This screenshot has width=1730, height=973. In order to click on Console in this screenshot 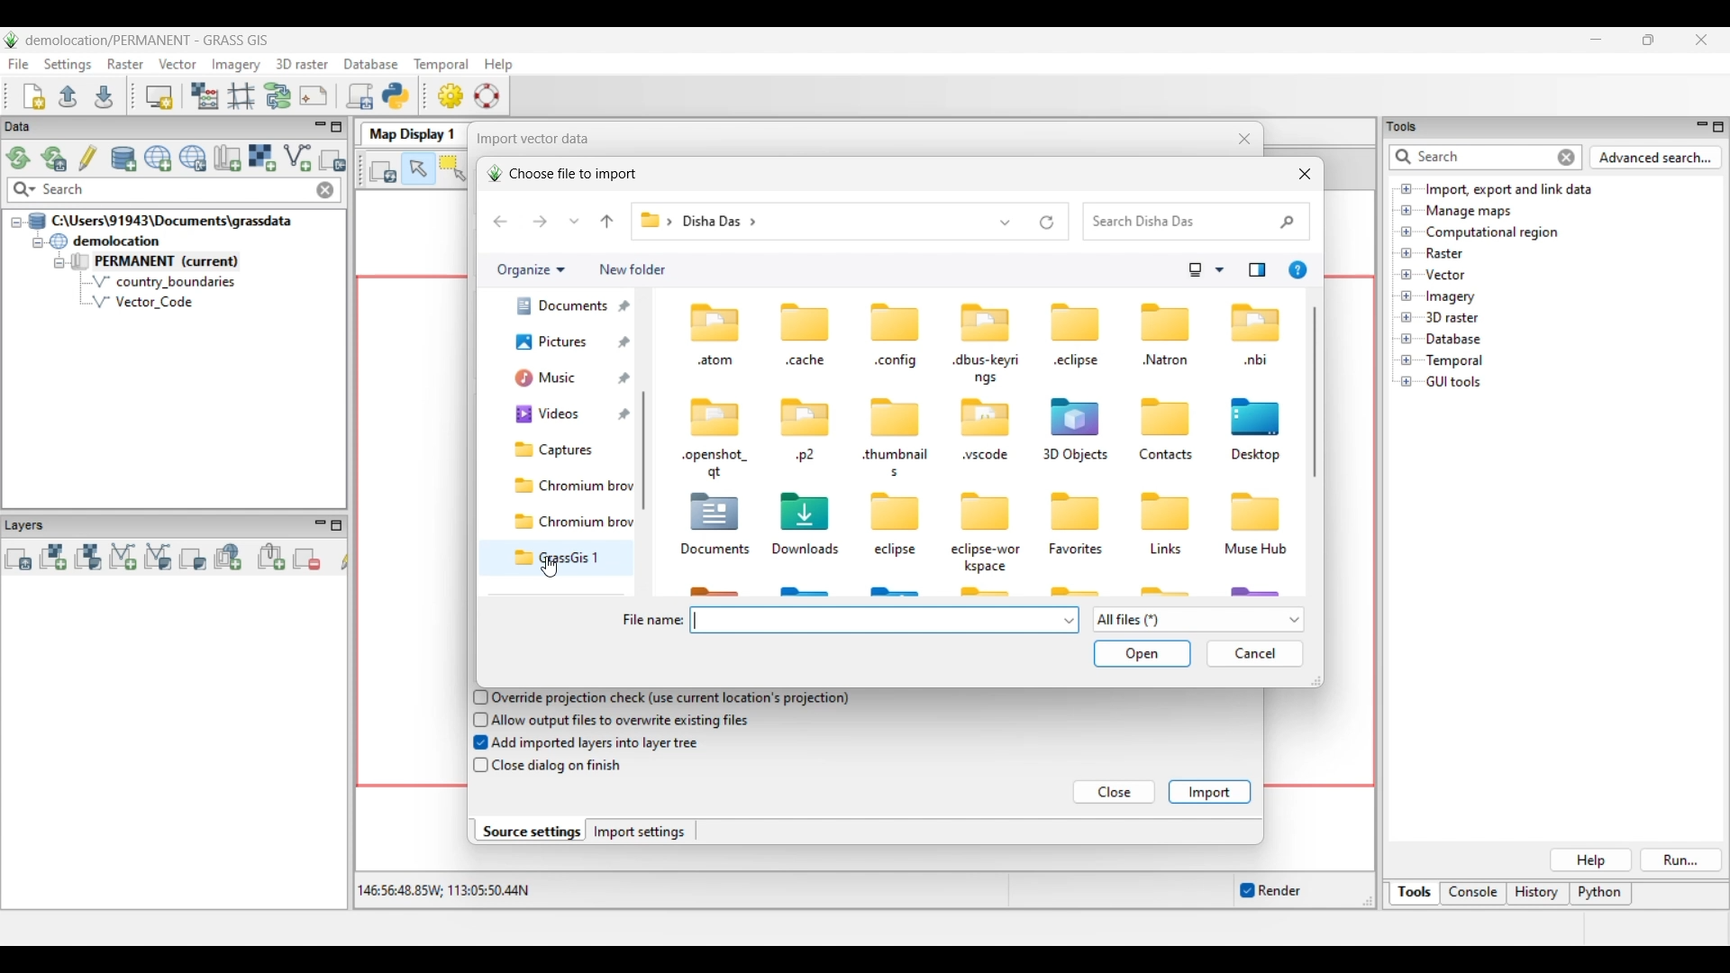, I will do `click(1473, 895)`.